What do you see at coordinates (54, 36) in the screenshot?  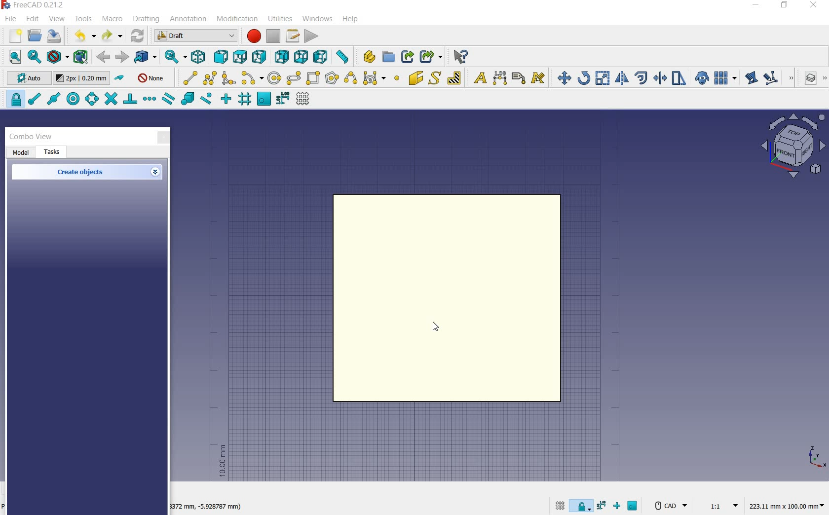 I see `save` at bounding box center [54, 36].